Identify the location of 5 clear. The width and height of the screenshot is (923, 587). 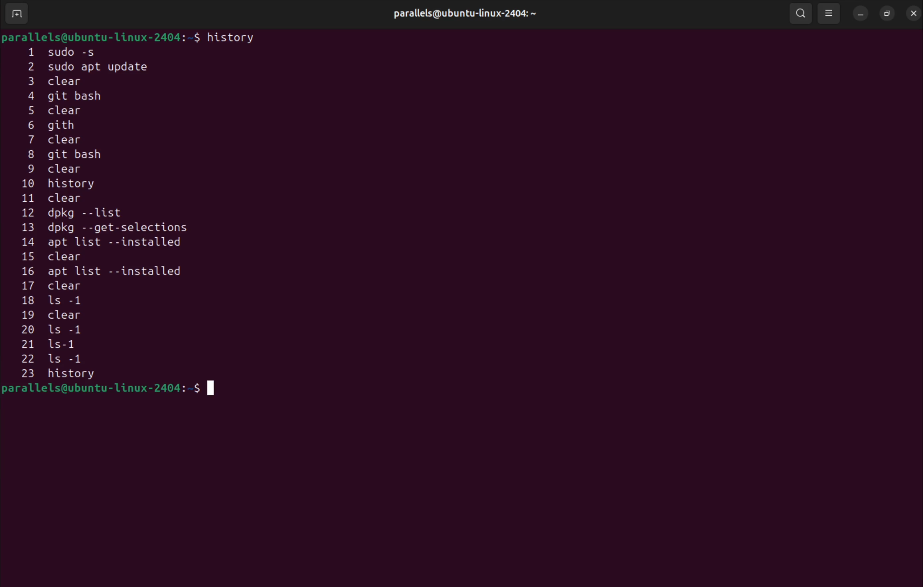
(60, 111).